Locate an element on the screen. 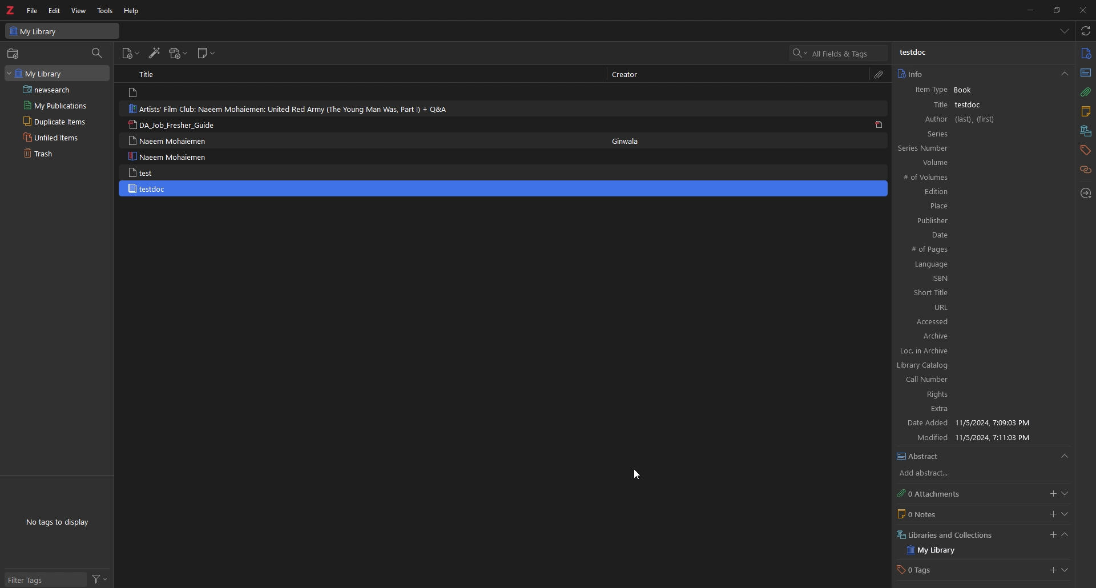  DA_Job_Fresher_Guide is located at coordinates (177, 126).